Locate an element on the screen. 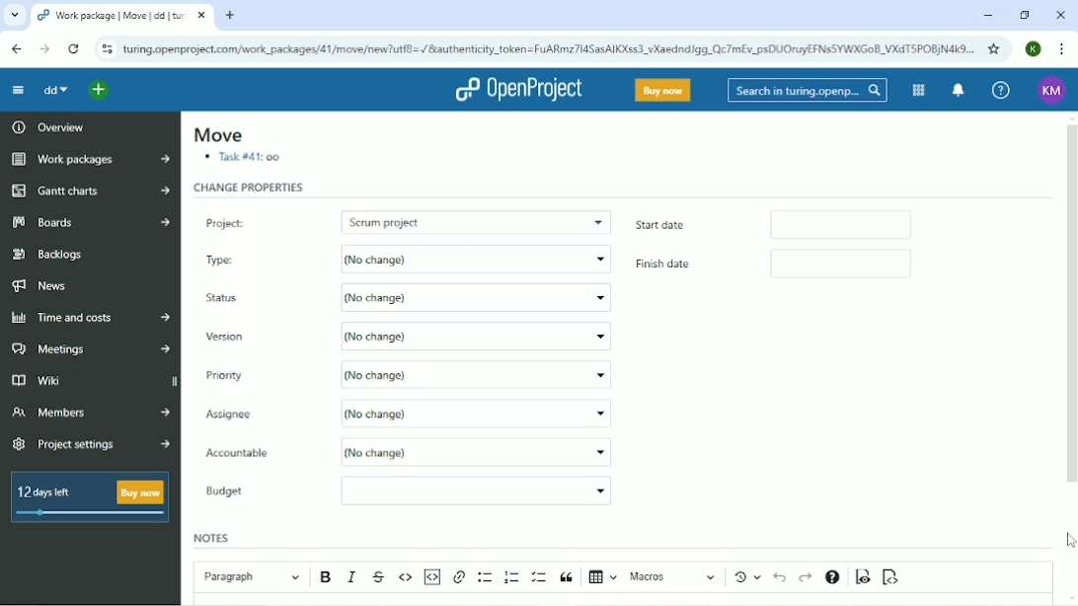 The height and width of the screenshot is (606, 1078). empty box is located at coordinates (859, 263).